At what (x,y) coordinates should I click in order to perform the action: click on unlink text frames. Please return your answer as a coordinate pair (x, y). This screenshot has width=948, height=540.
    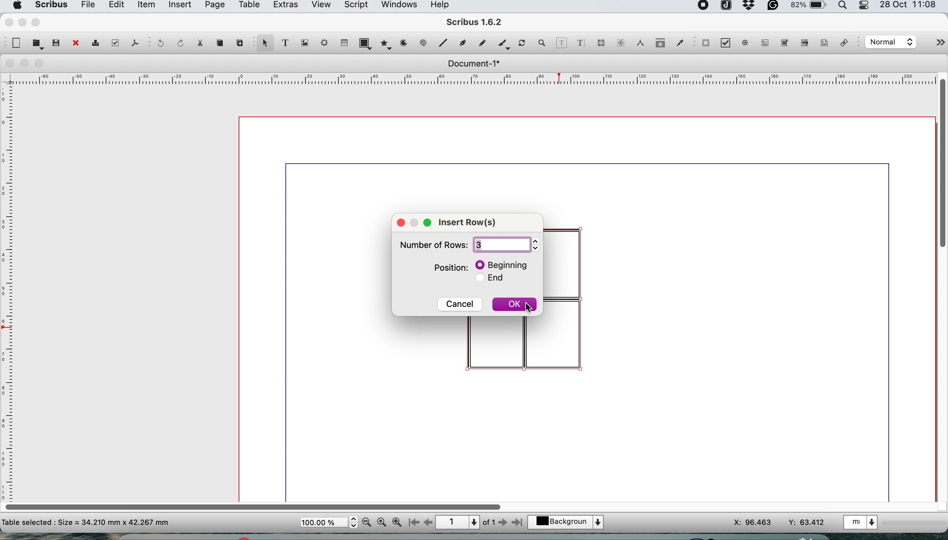
    Looking at the image, I should click on (620, 45).